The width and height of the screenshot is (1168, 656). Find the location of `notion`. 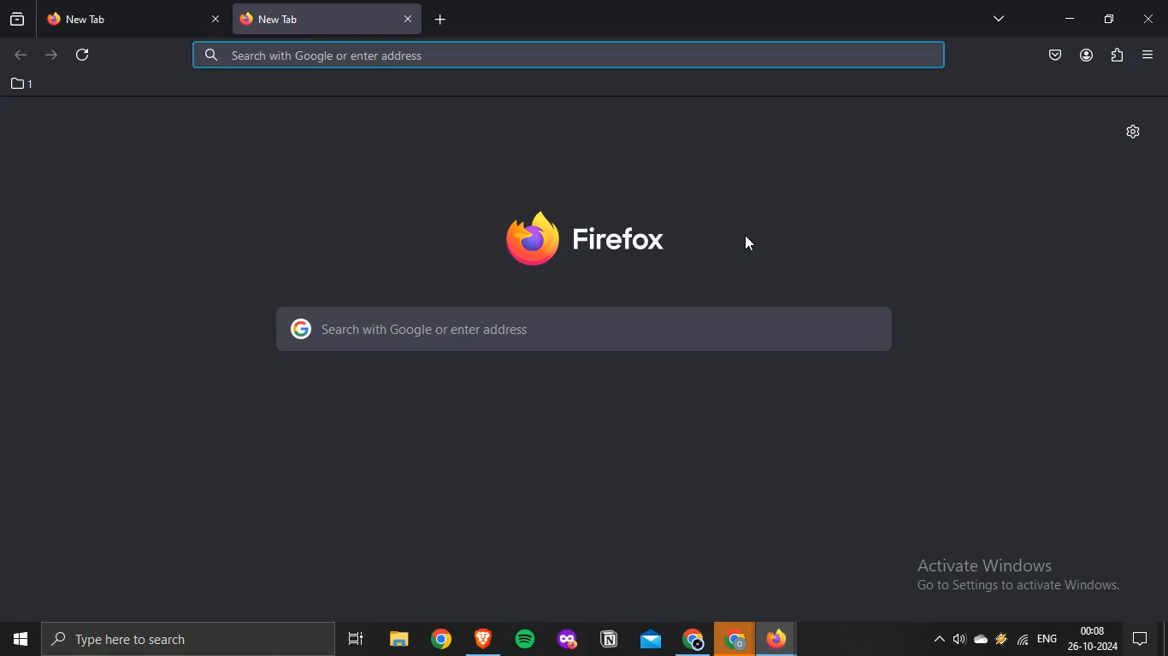

notion is located at coordinates (606, 636).